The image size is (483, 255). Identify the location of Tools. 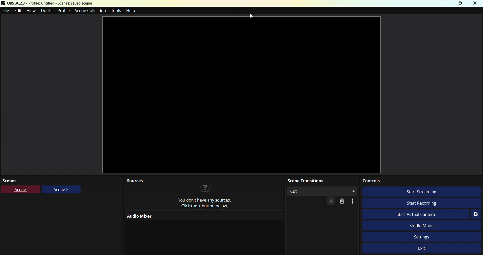
(116, 11).